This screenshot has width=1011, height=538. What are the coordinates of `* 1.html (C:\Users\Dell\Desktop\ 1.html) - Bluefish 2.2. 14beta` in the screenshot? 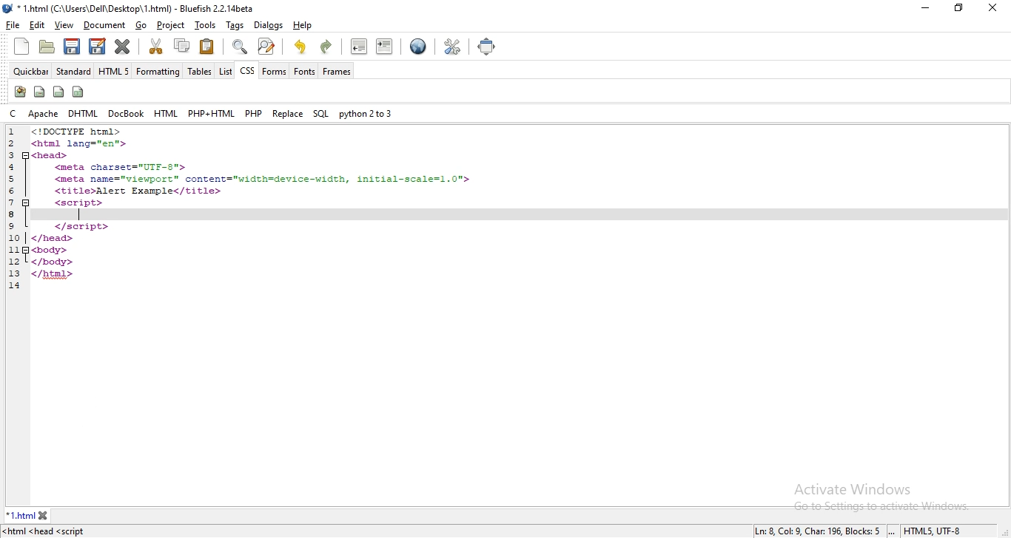 It's located at (141, 9).